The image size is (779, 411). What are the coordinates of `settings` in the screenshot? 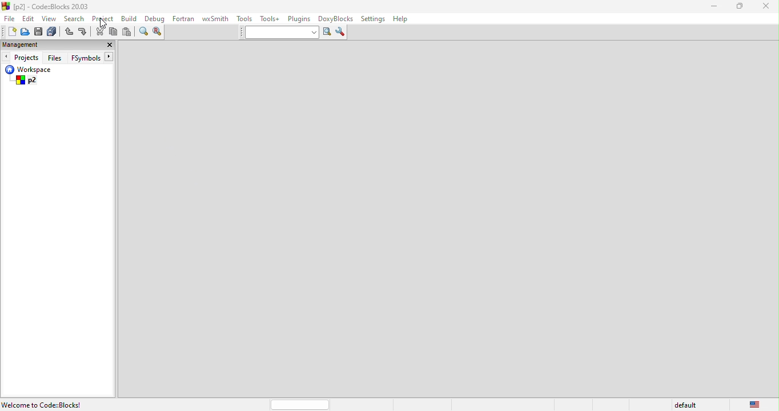 It's located at (372, 19).